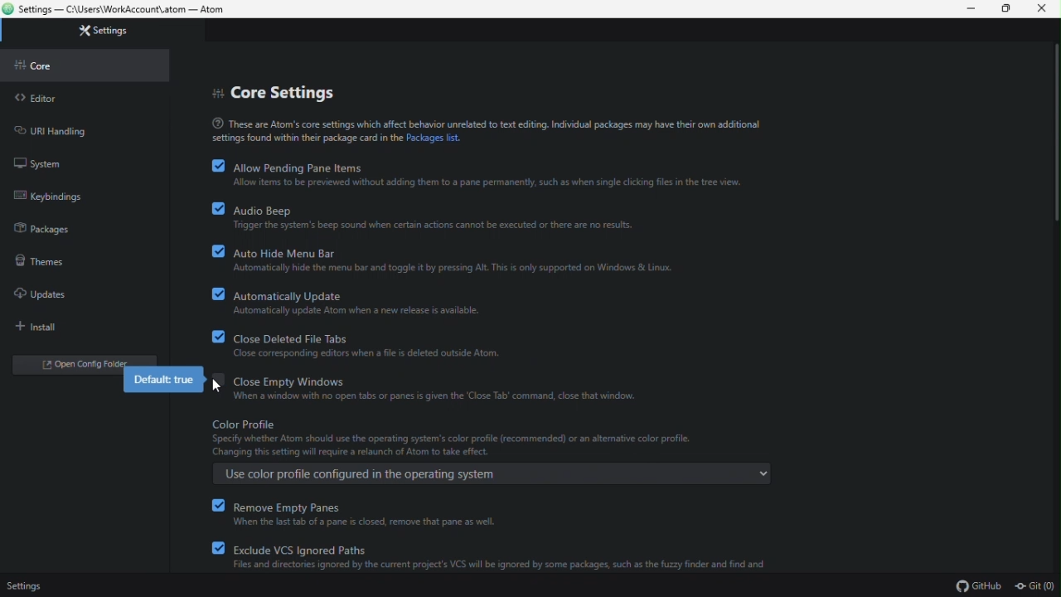 The image size is (1061, 597). What do you see at coordinates (506, 560) in the screenshot?
I see `exclude VCS ignored paths` at bounding box center [506, 560].